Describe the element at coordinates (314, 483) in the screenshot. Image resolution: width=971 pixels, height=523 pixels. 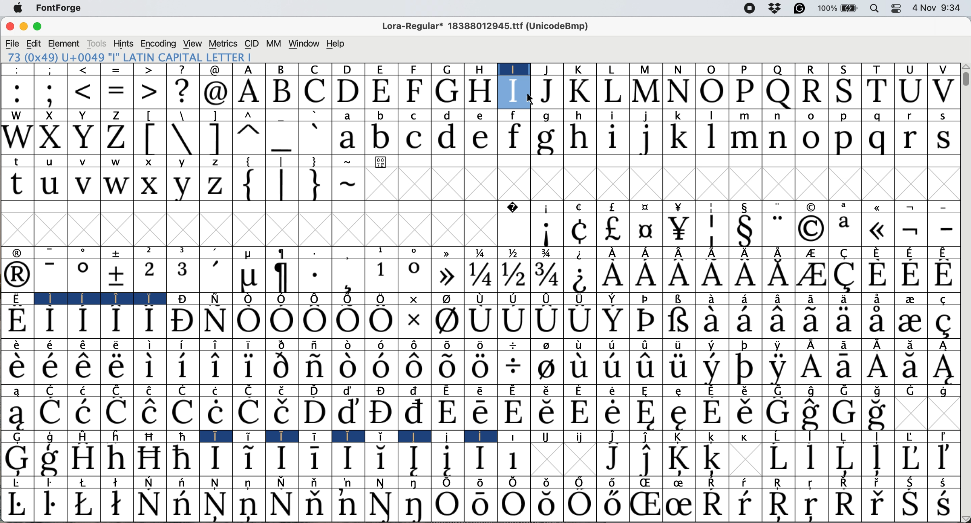
I see `Symbol` at that location.